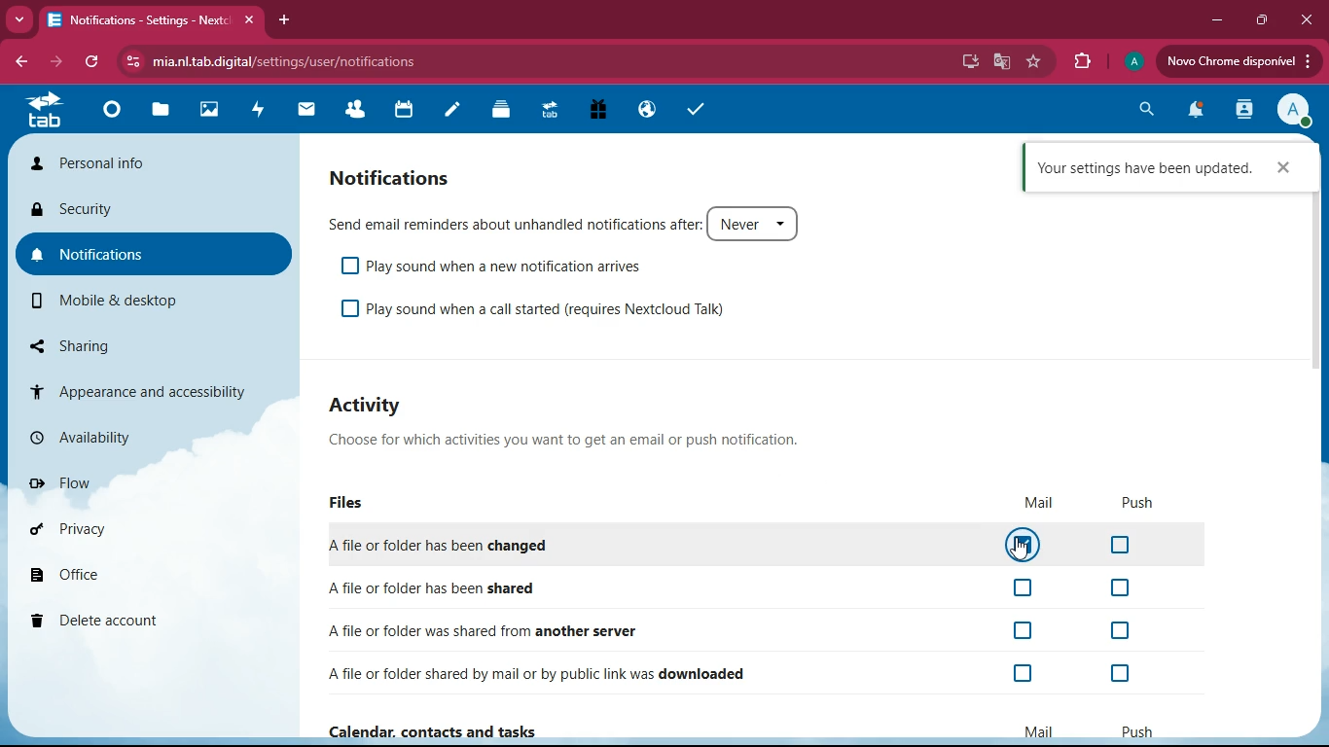  Describe the element at coordinates (1041, 732) in the screenshot. I see `mail` at that location.